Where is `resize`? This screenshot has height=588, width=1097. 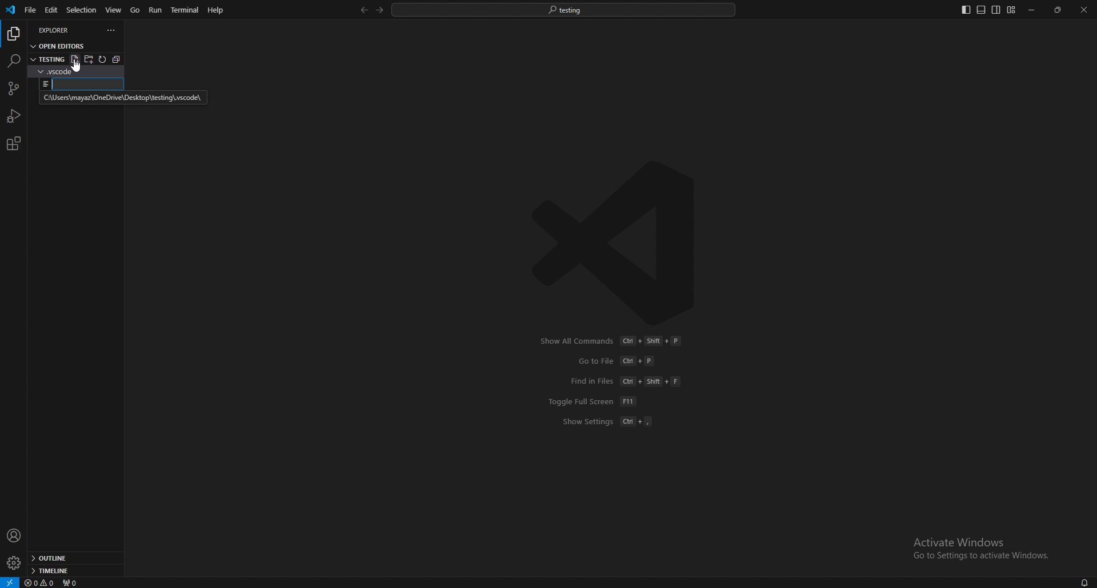 resize is located at coordinates (1059, 10).